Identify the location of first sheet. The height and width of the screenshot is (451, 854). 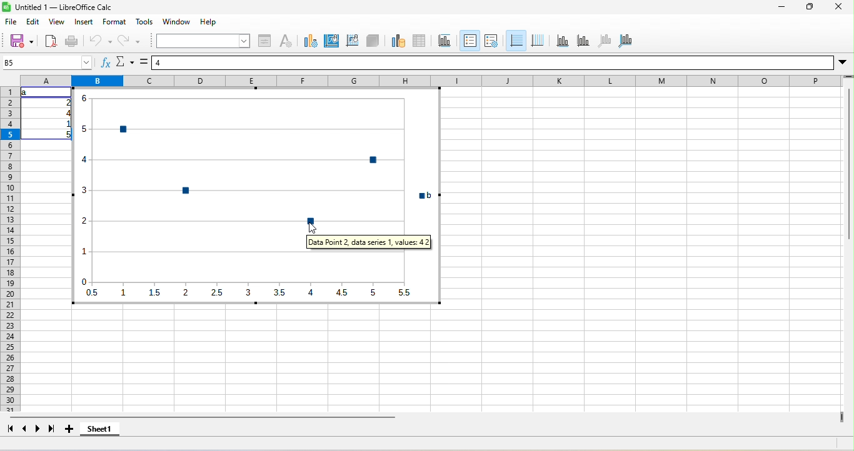
(10, 429).